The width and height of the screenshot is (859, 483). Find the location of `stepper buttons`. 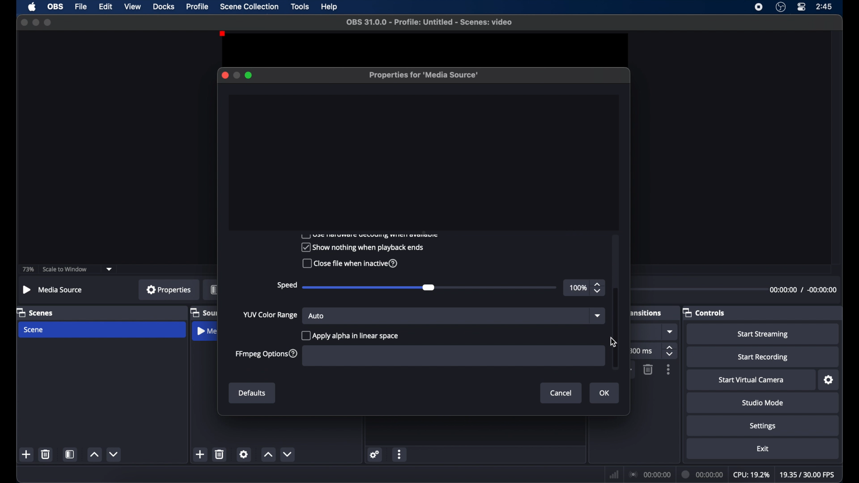

stepper buttons is located at coordinates (599, 288).